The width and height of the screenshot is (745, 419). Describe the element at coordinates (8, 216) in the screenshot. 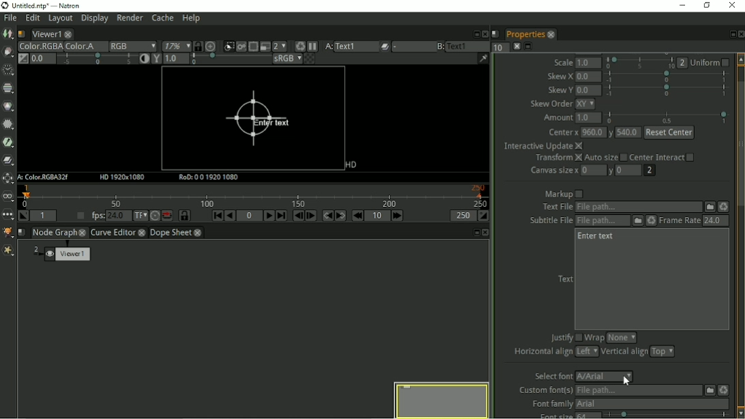

I see `Other` at that location.